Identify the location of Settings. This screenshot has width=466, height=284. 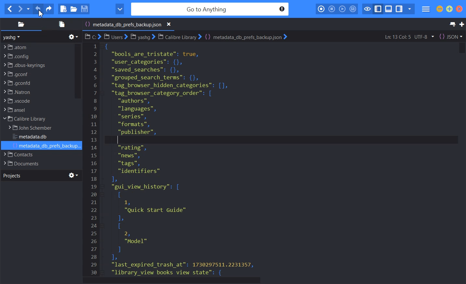
(74, 175).